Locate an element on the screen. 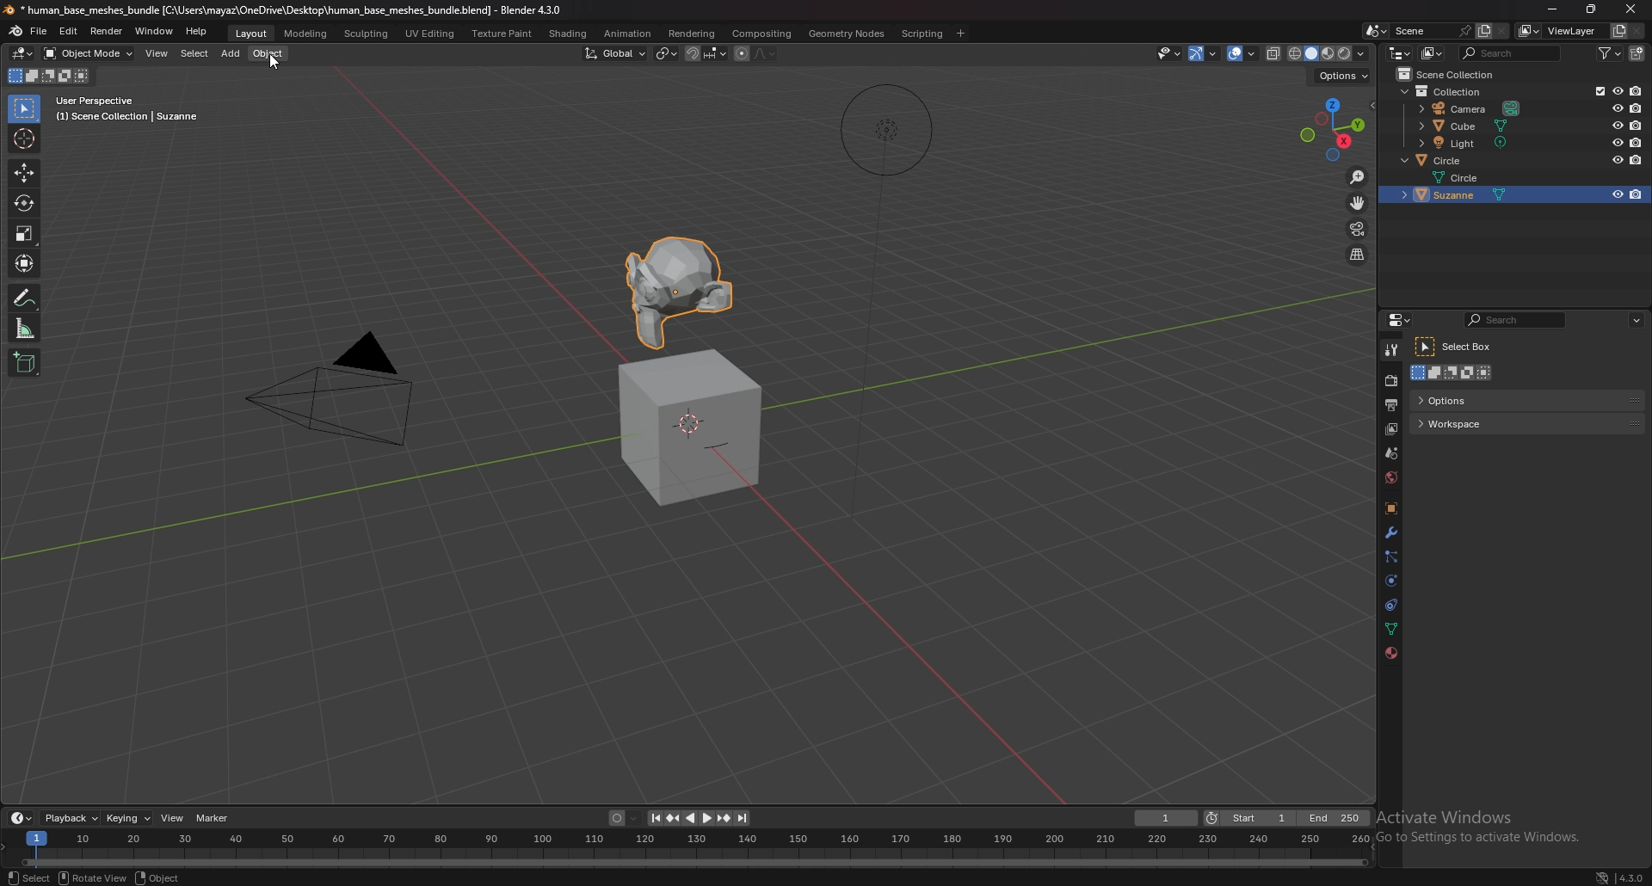 This screenshot has height=886, width=1652. start is located at coordinates (1250, 817).